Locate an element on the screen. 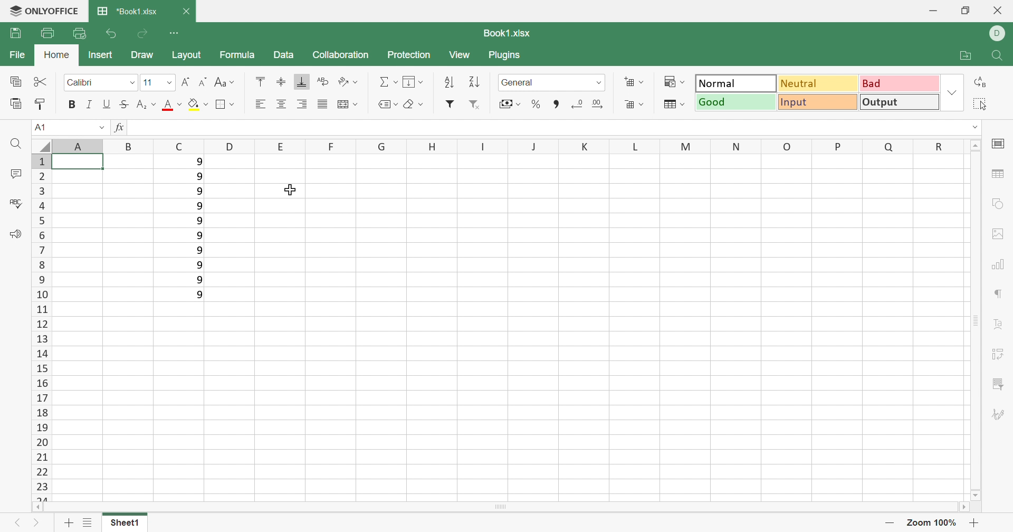  Open file location is located at coordinates (970, 56).